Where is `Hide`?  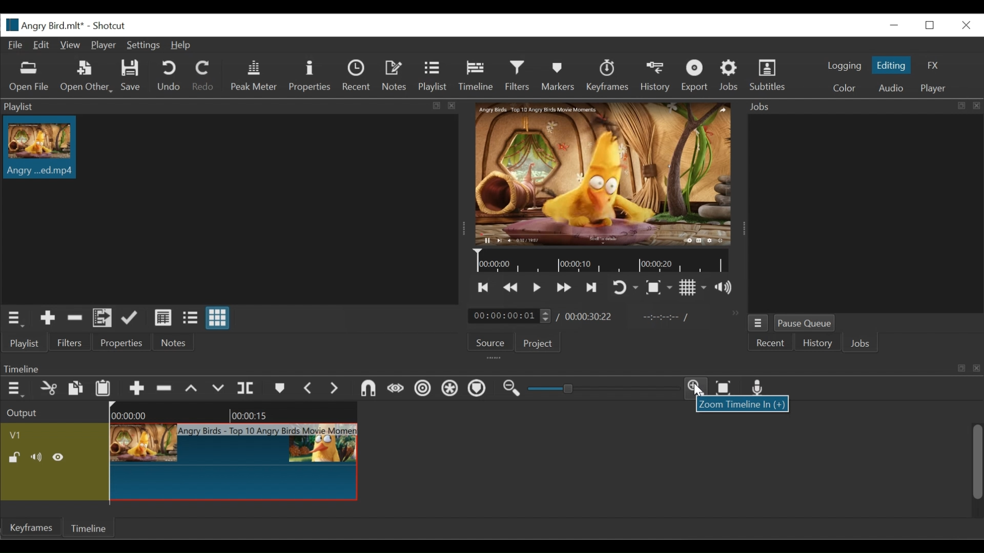 Hide is located at coordinates (59, 458).